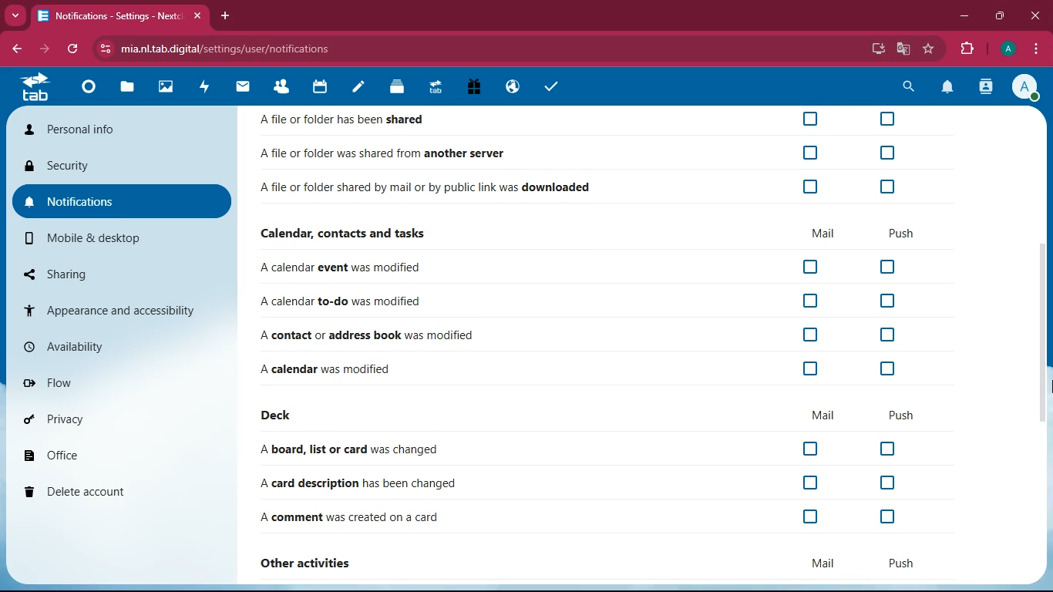 Image resolution: width=1053 pixels, height=592 pixels. Describe the element at coordinates (887, 185) in the screenshot. I see `off` at that location.